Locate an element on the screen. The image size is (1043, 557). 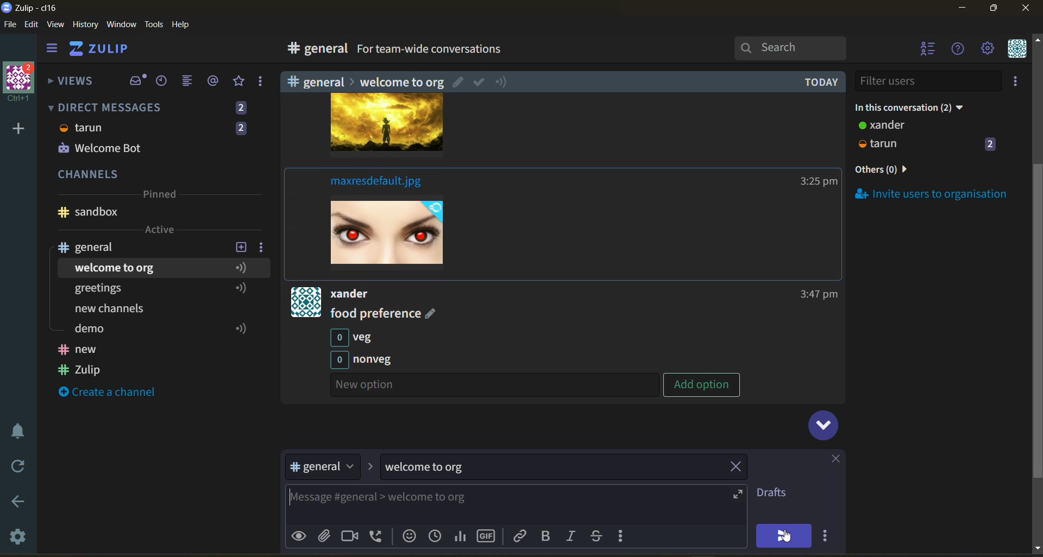
 is located at coordinates (381, 180).